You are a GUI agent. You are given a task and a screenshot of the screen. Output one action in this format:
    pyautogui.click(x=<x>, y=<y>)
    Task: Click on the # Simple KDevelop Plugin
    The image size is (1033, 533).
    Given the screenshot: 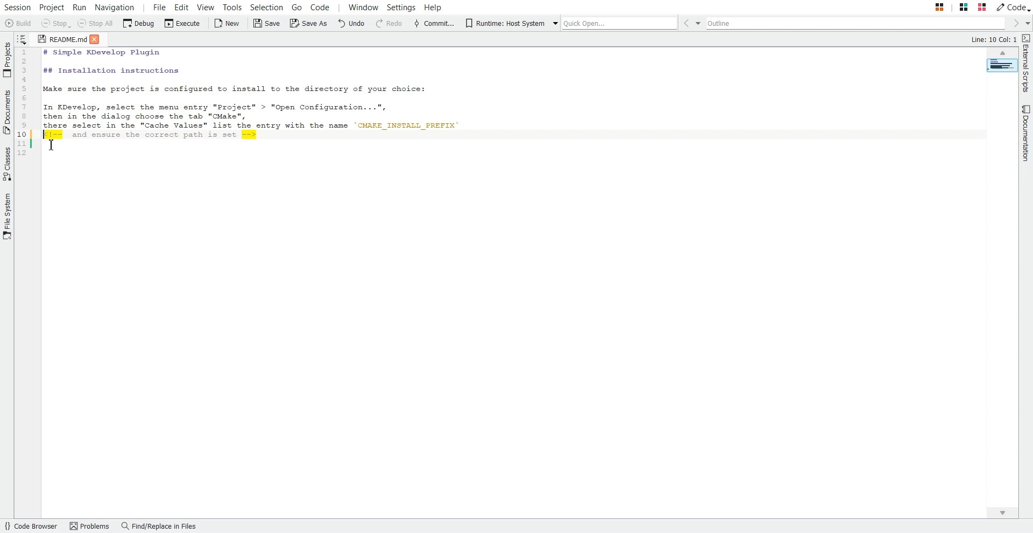 What is the action you would take?
    pyautogui.click(x=100, y=53)
    